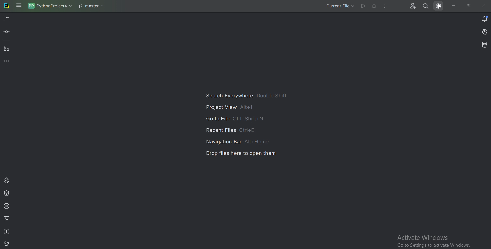 The height and width of the screenshot is (249, 491). What do you see at coordinates (7, 19) in the screenshot?
I see `Project` at bounding box center [7, 19].